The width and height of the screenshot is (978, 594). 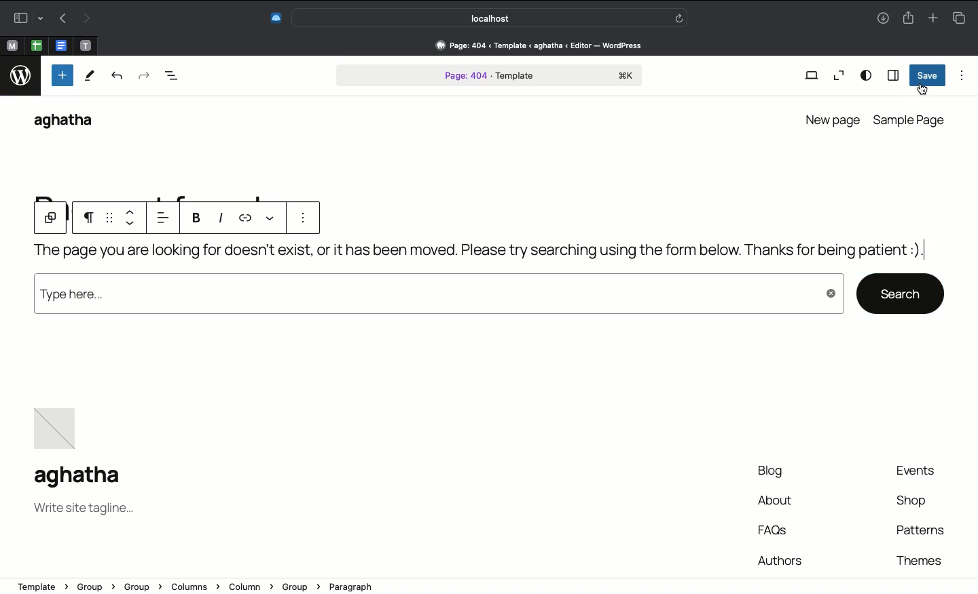 I want to click on Group, so click(x=50, y=219).